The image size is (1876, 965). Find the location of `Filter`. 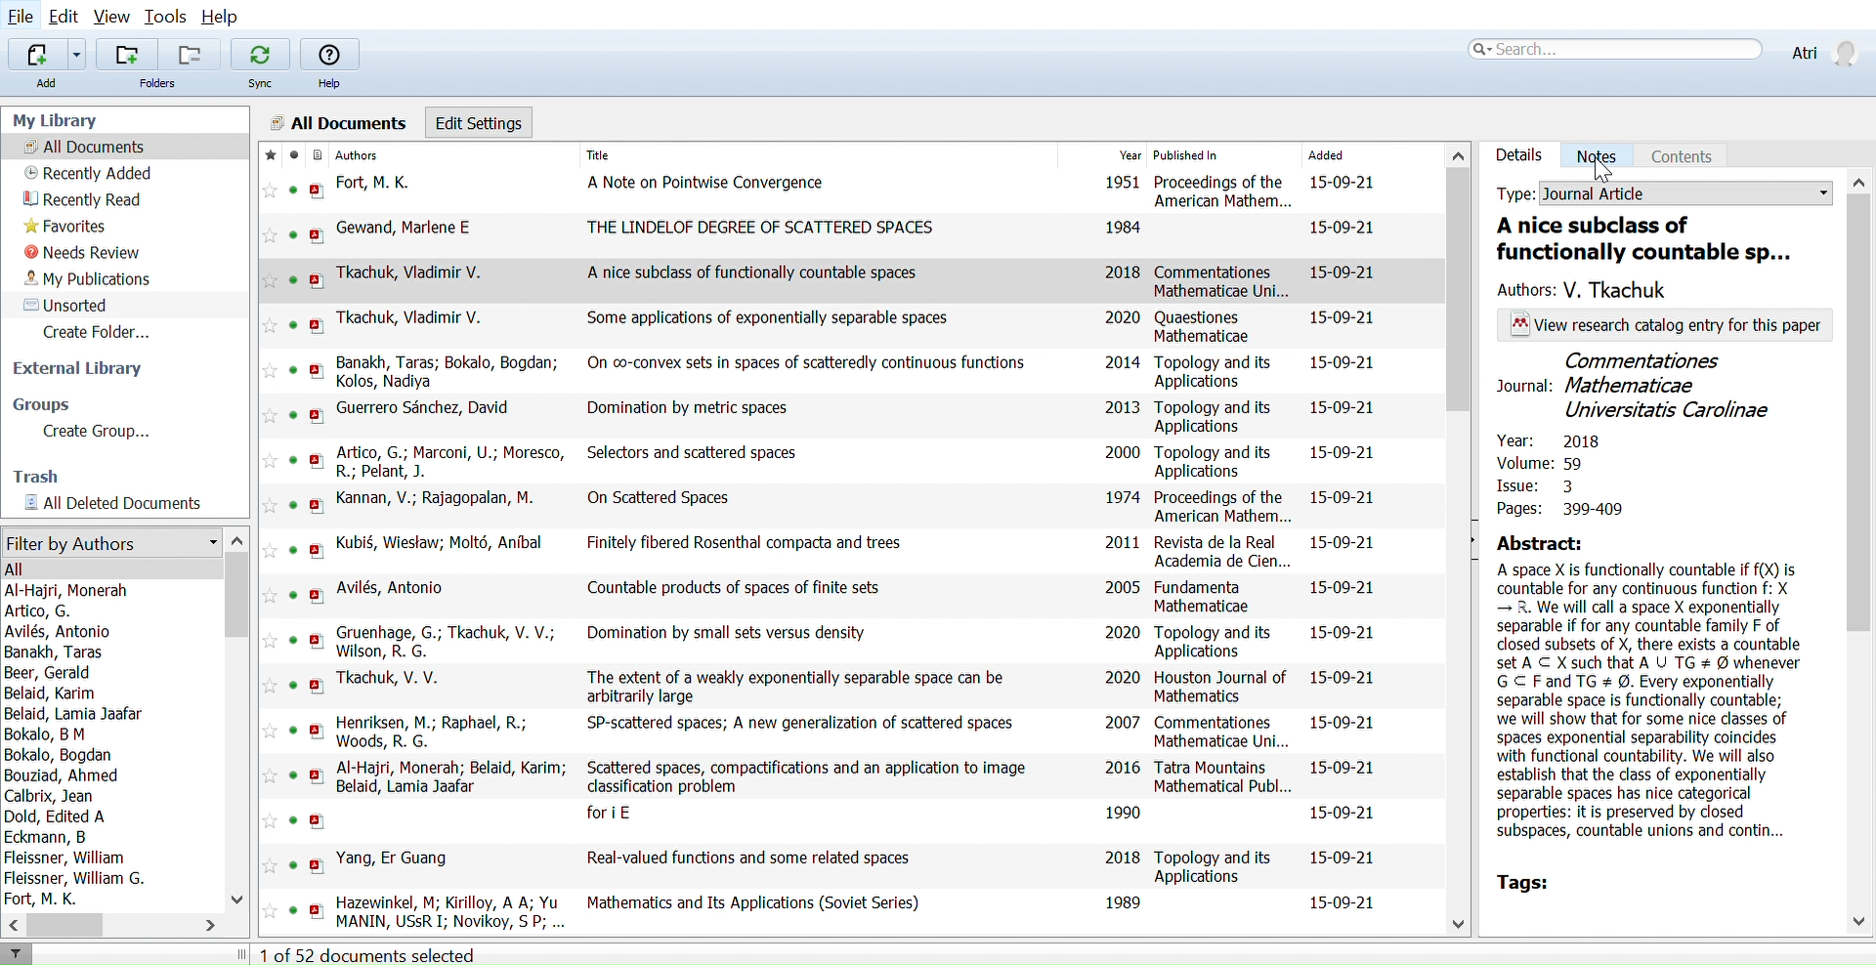

Filter is located at coordinates (18, 954).